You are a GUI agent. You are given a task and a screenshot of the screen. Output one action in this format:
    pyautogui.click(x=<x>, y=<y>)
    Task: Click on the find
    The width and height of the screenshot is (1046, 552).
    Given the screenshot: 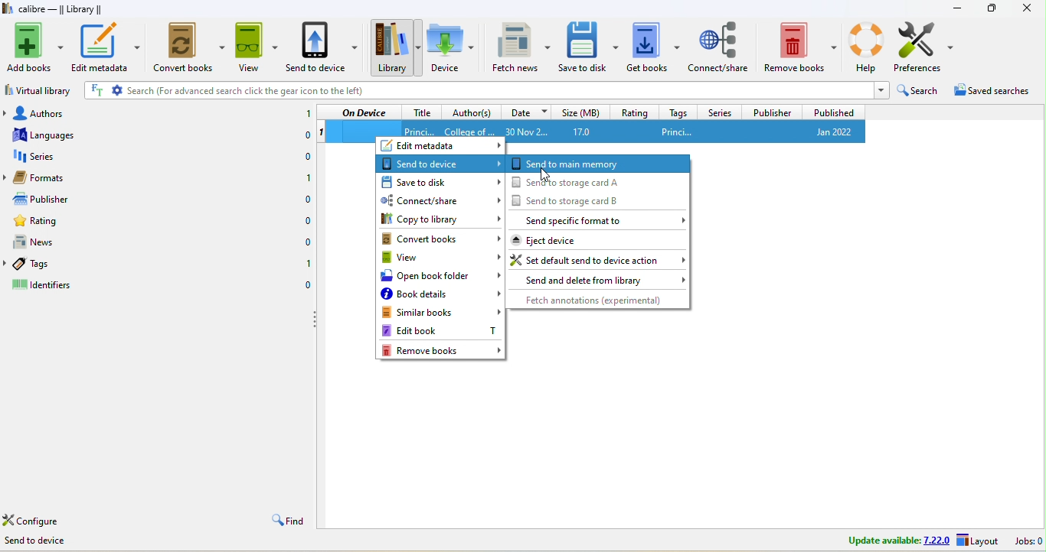 What is the action you would take?
    pyautogui.click(x=286, y=521)
    